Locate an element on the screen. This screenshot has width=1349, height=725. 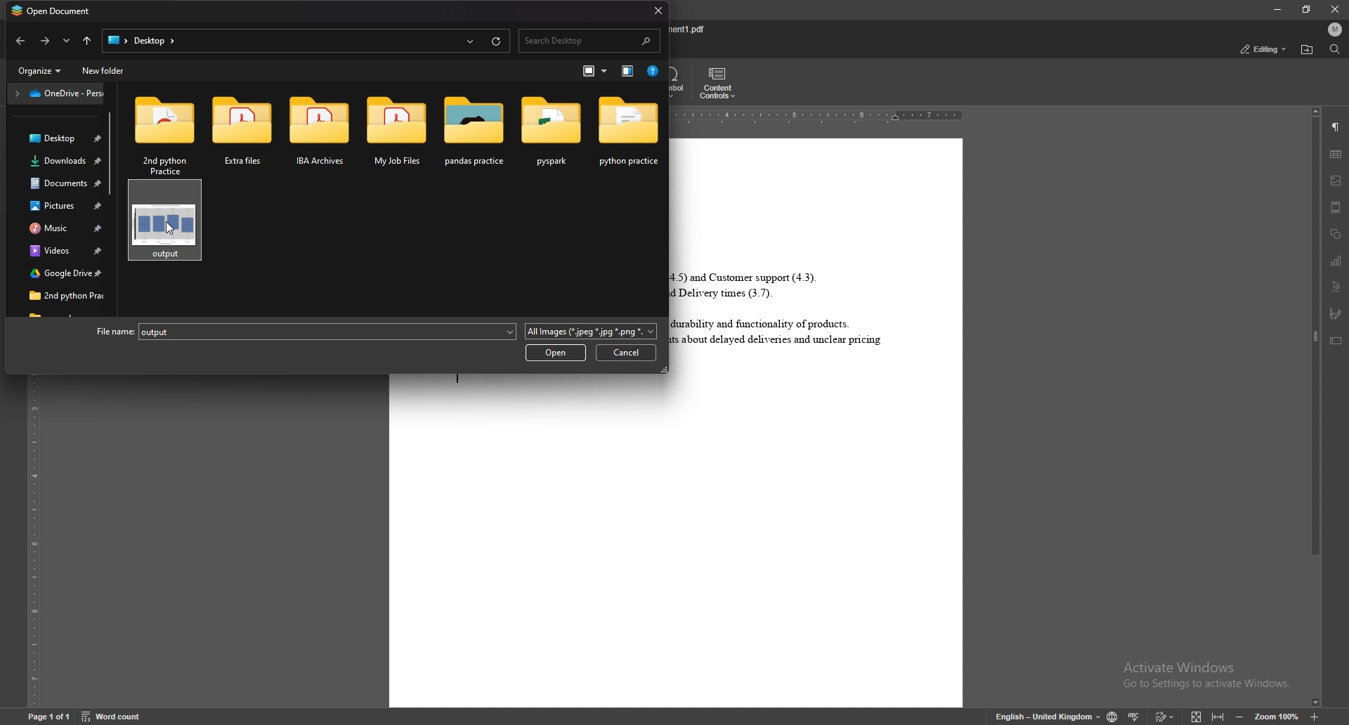
go forward is located at coordinates (21, 41).